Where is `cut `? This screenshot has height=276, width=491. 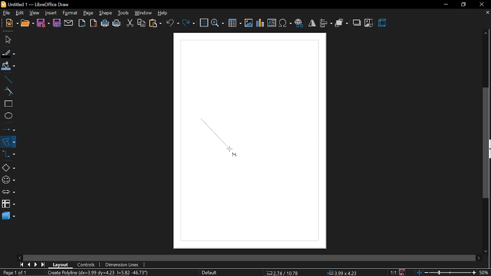 cut  is located at coordinates (130, 22).